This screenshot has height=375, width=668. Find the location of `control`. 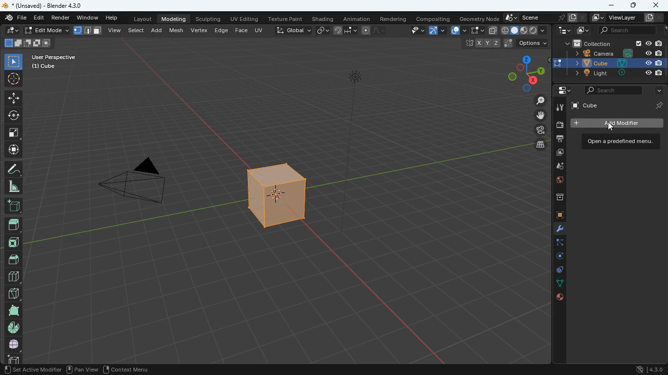

control is located at coordinates (557, 271).